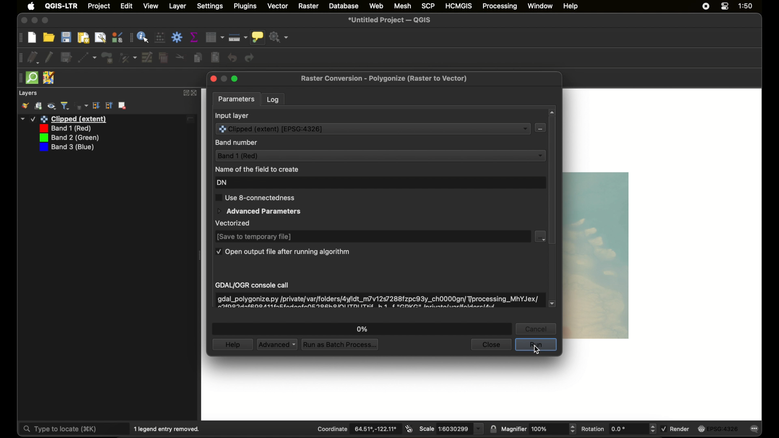 The width and height of the screenshot is (779, 438). What do you see at coordinates (151, 6) in the screenshot?
I see `view` at bounding box center [151, 6].